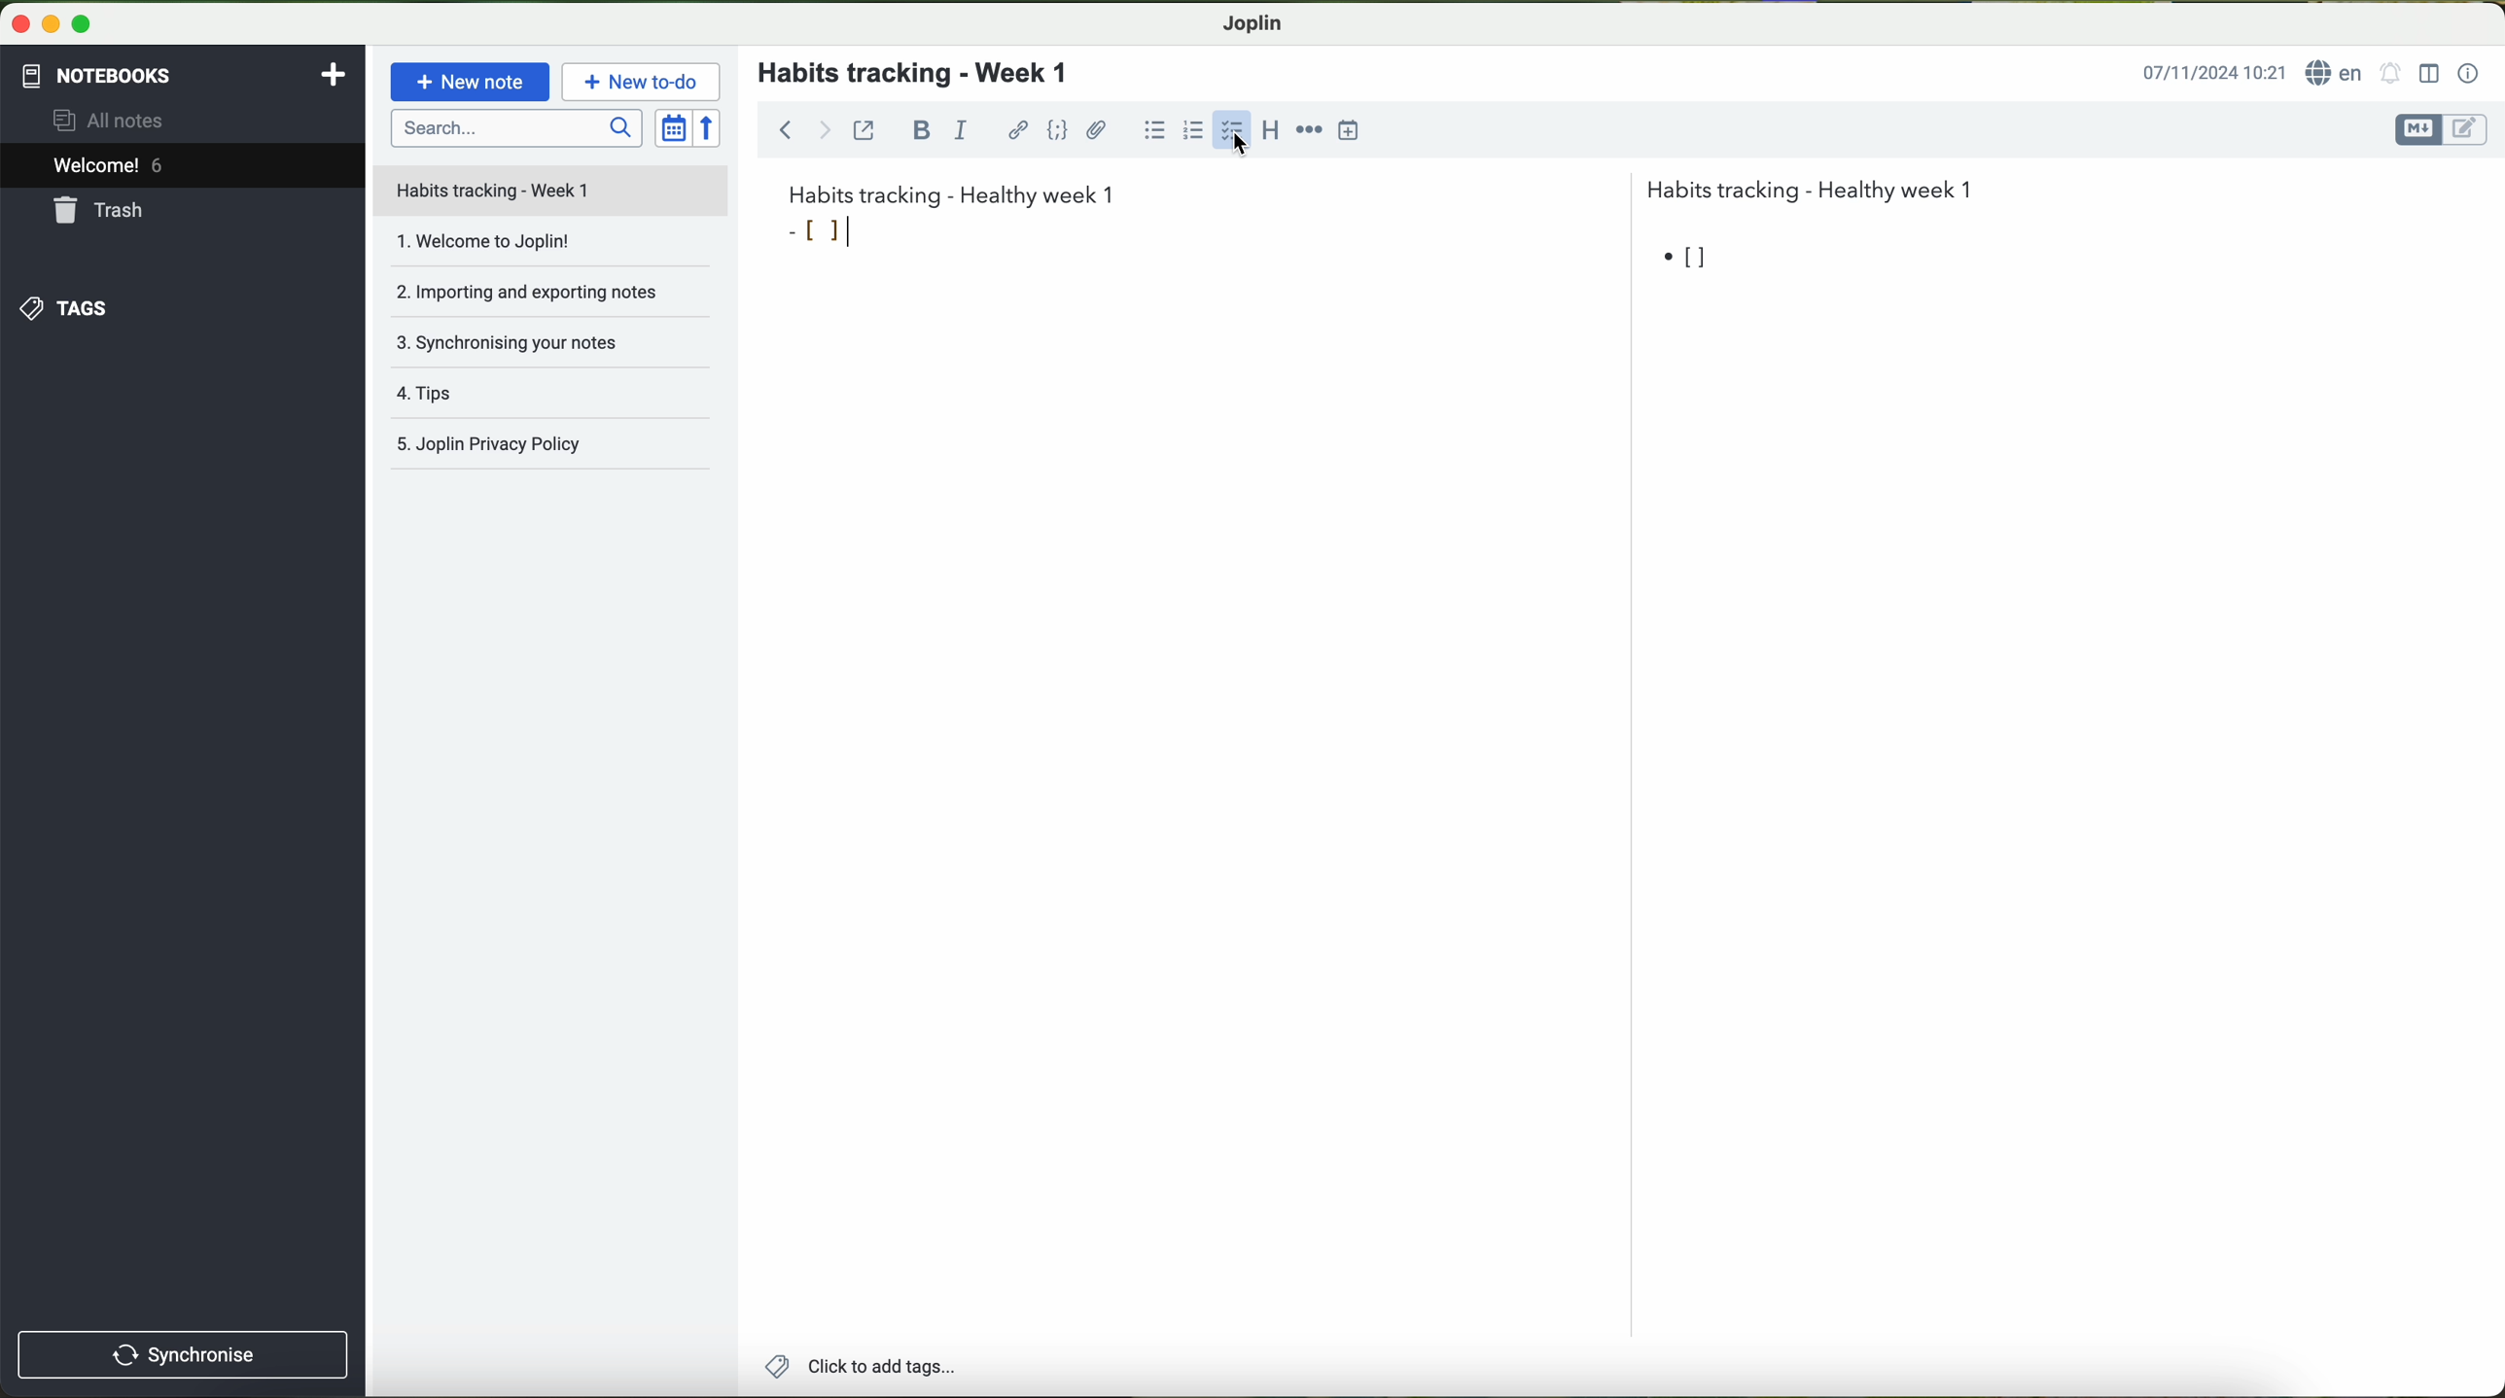 The width and height of the screenshot is (2505, 1398). What do you see at coordinates (114, 119) in the screenshot?
I see `all notes` at bounding box center [114, 119].